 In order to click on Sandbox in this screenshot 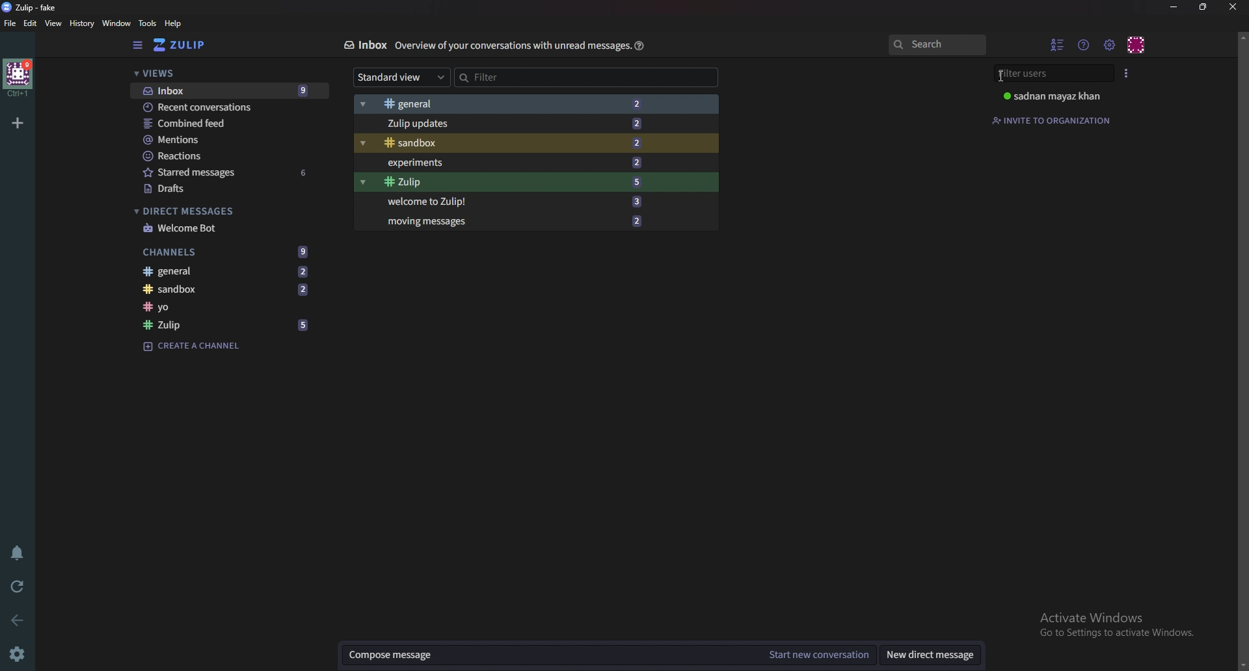, I will do `click(230, 291)`.